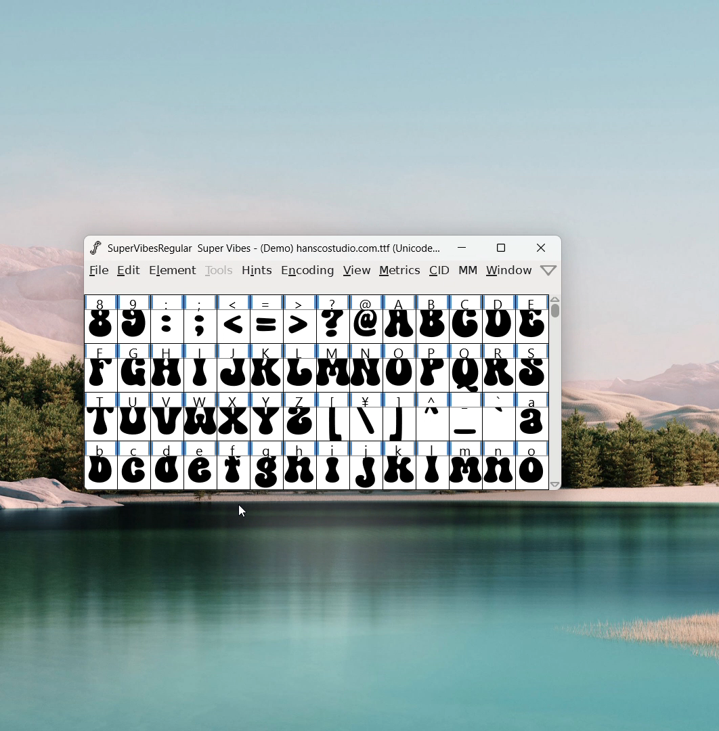 Image resolution: width=719 pixels, height=731 pixels. What do you see at coordinates (301, 417) in the screenshot?
I see `Z` at bounding box center [301, 417].